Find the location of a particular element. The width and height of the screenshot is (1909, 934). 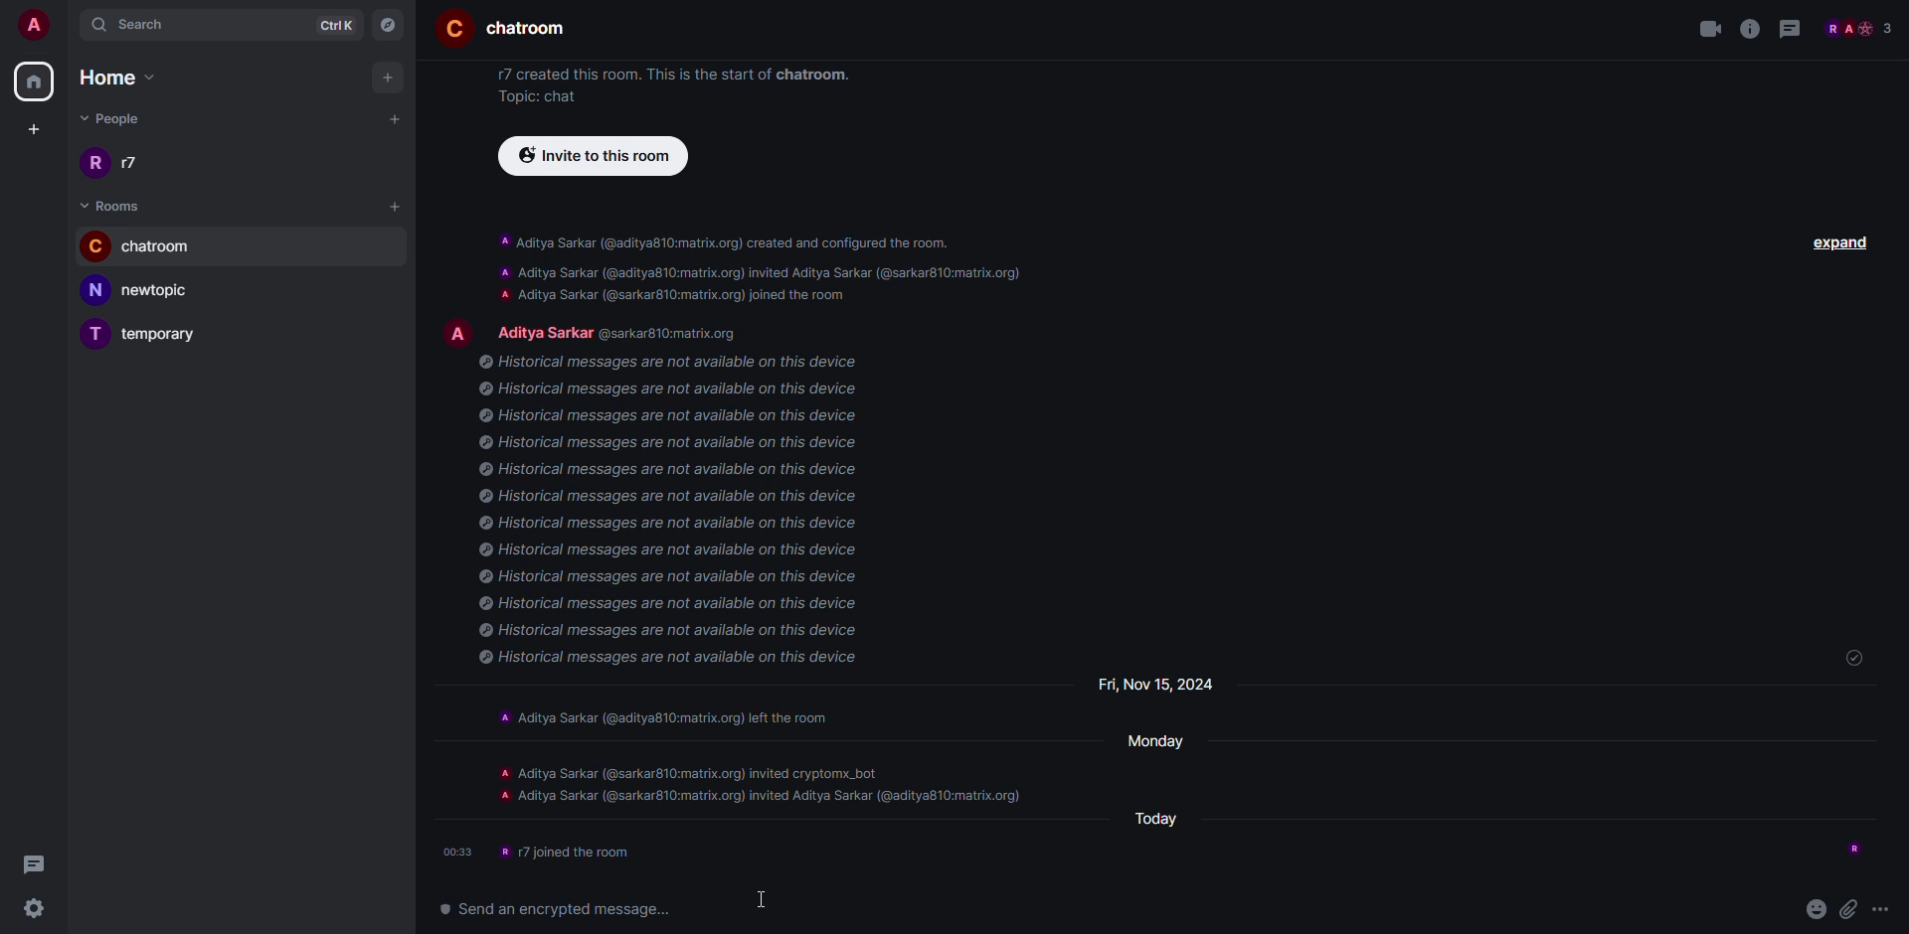

time is located at coordinates (458, 851).